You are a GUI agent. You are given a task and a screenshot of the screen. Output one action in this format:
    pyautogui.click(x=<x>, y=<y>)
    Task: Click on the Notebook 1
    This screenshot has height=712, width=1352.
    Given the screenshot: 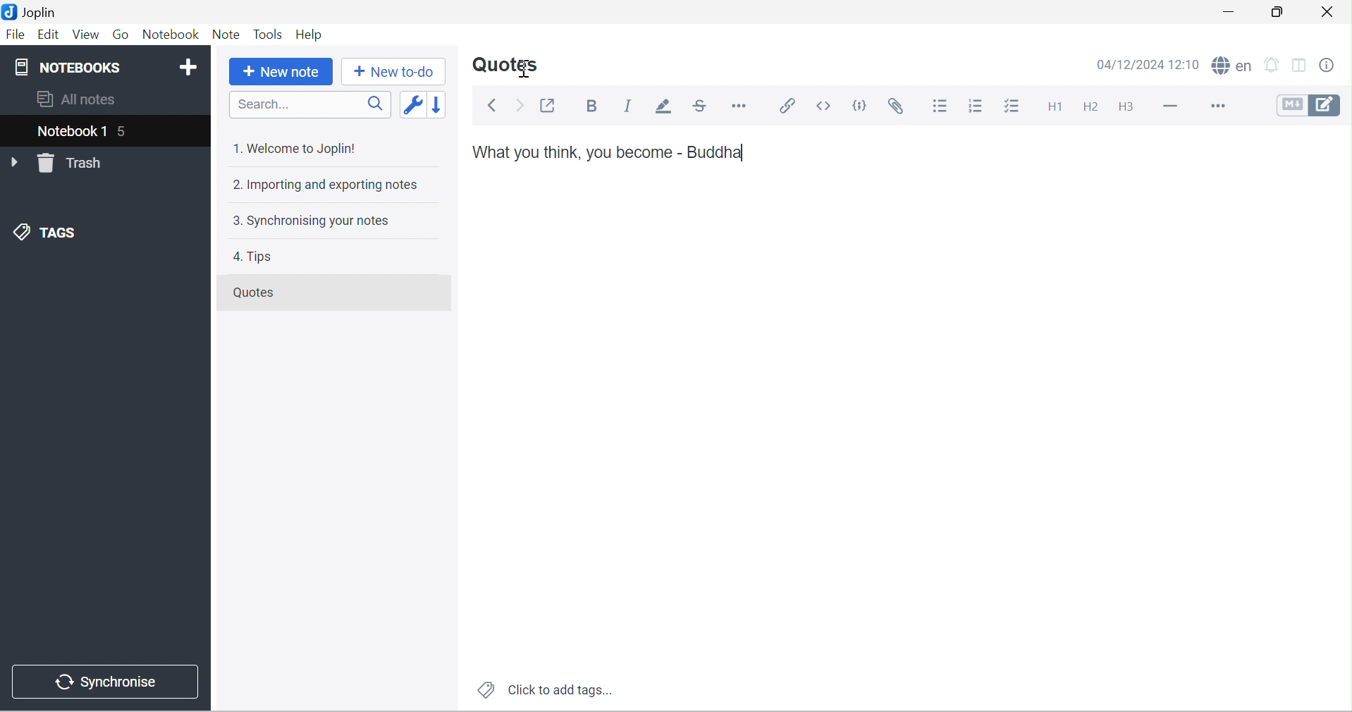 What is the action you would take?
    pyautogui.click(x=69, y=130)
    